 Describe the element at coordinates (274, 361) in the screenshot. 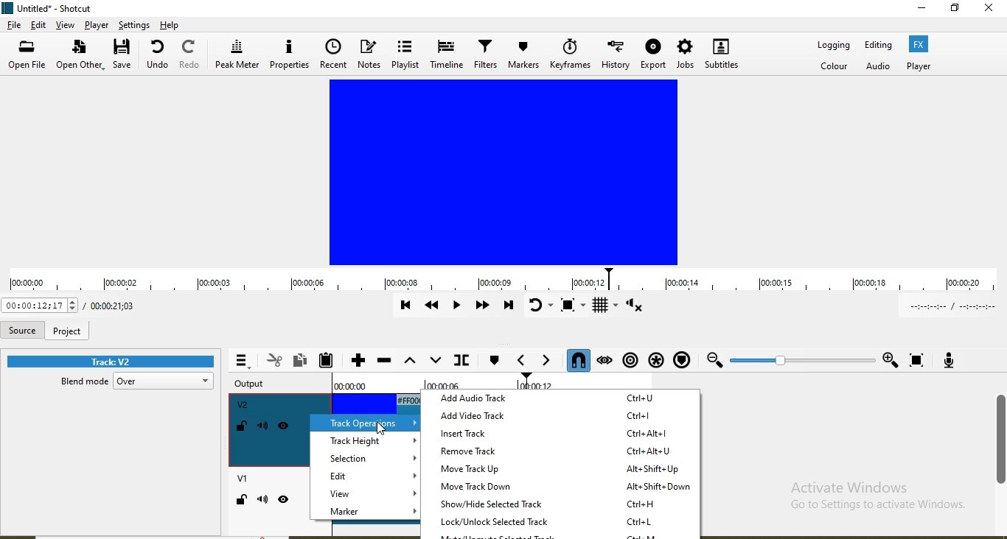

I see `Cut` at that location.